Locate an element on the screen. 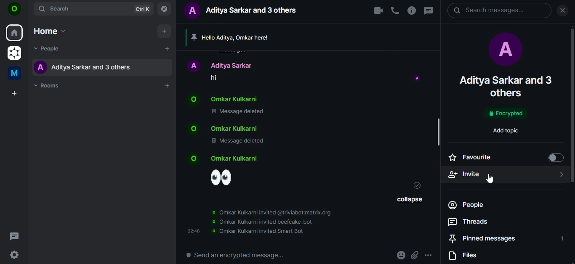 This screenshot has height=264, width=575. add is located at coordinates (167, 50).